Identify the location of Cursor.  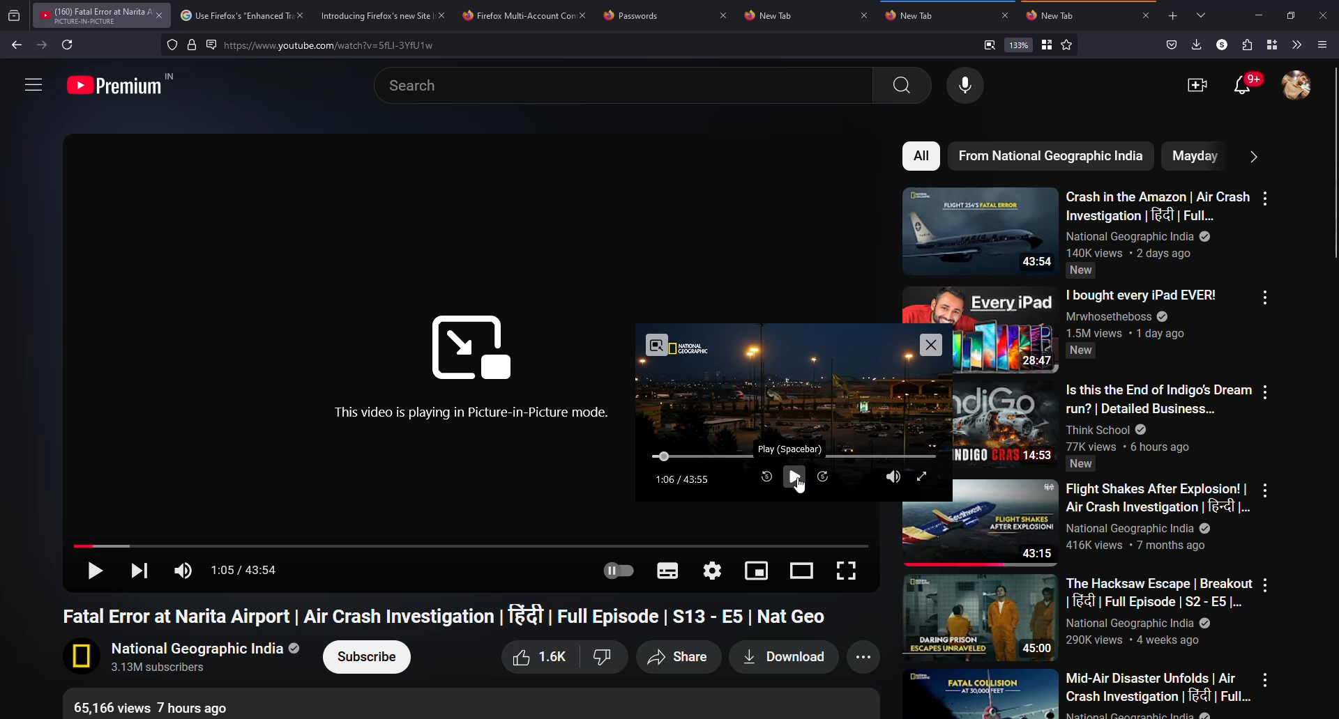
(800, 485).